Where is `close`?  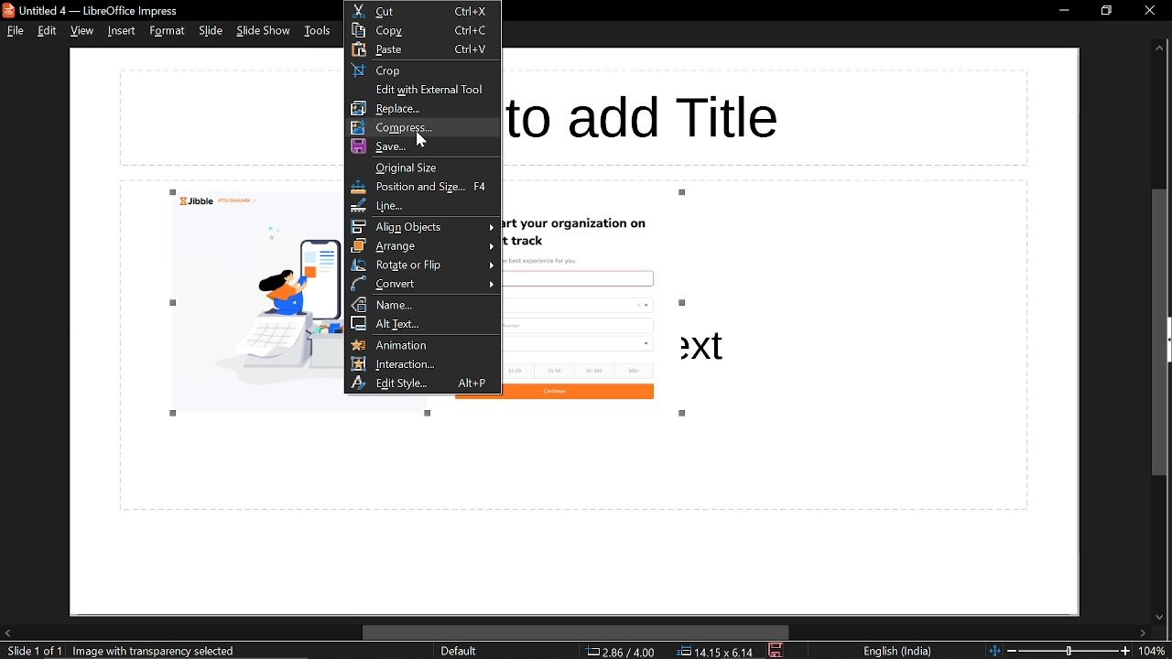
close is located at coordinates (1149, 10).